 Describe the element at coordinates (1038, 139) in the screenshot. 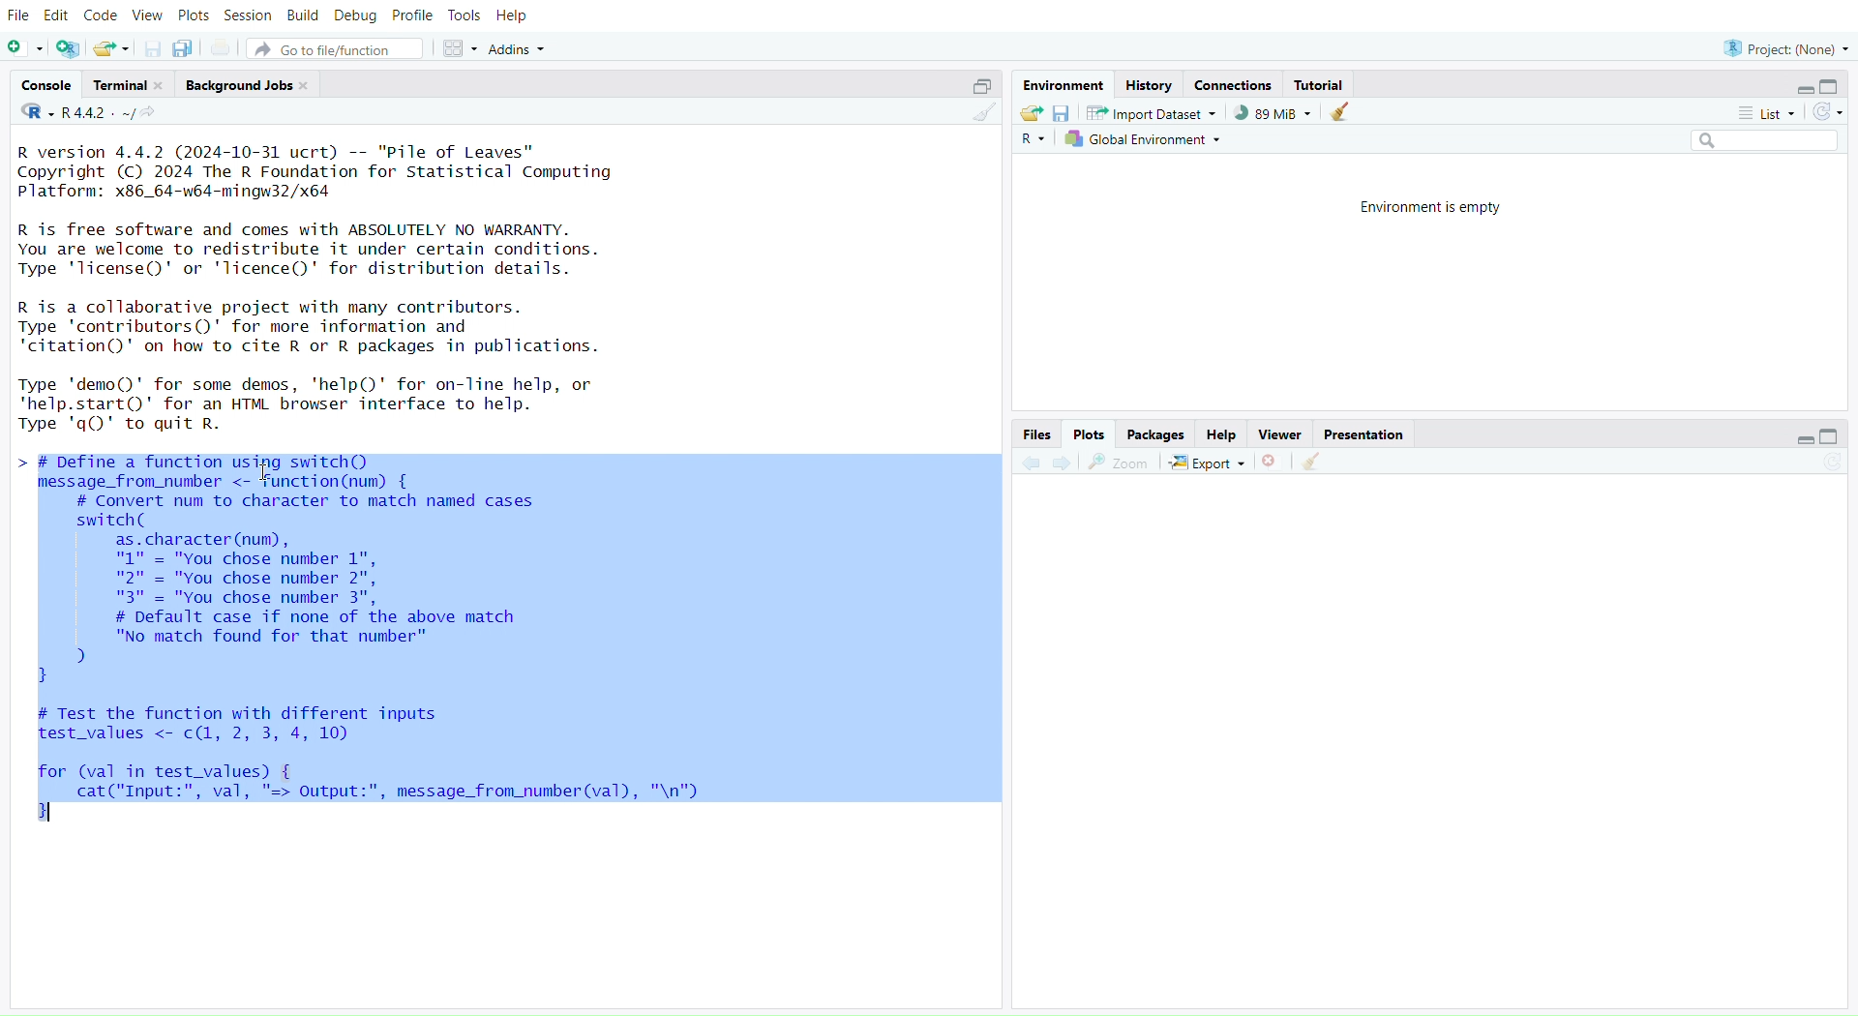

I see `R` at that location.